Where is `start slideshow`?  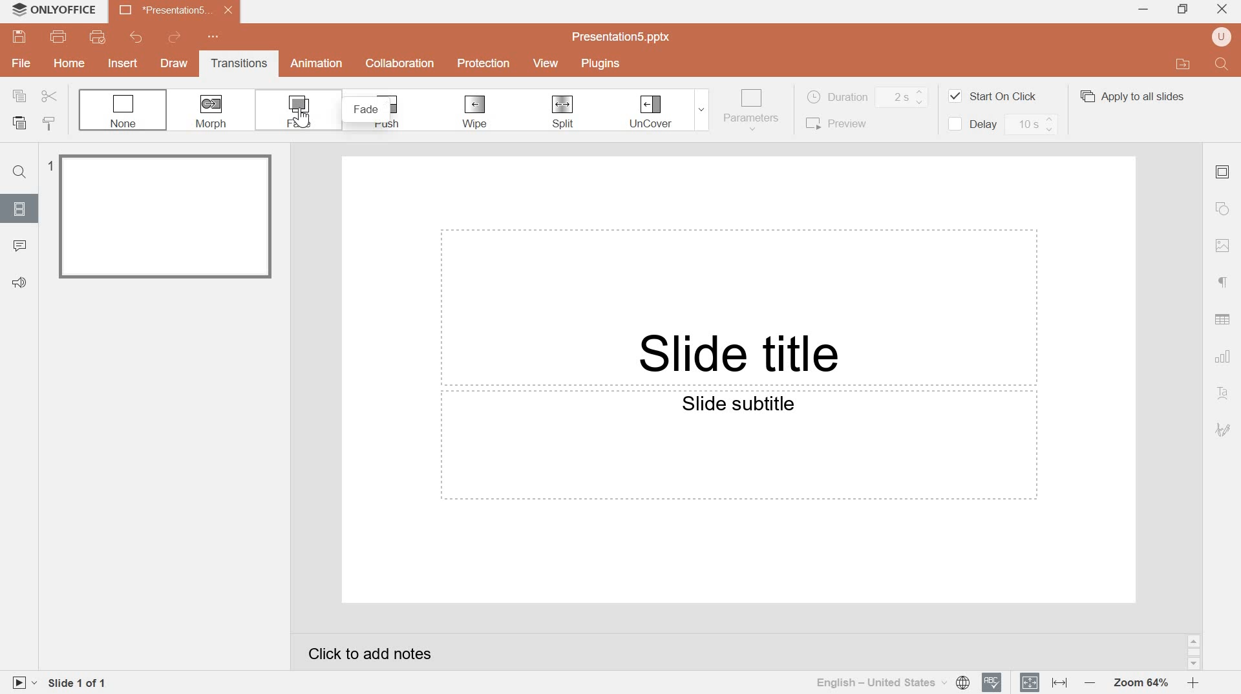
start slideshow is located at coordinates (22, 682).